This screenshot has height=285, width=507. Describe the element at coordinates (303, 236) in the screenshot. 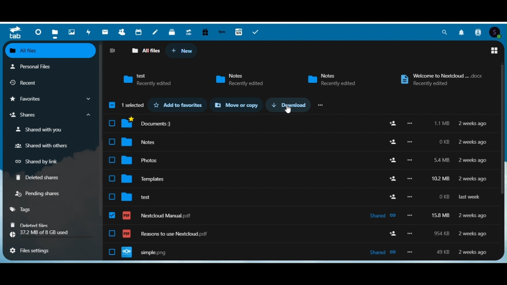

I see `reasons to use next cloud.pdf` at that location.